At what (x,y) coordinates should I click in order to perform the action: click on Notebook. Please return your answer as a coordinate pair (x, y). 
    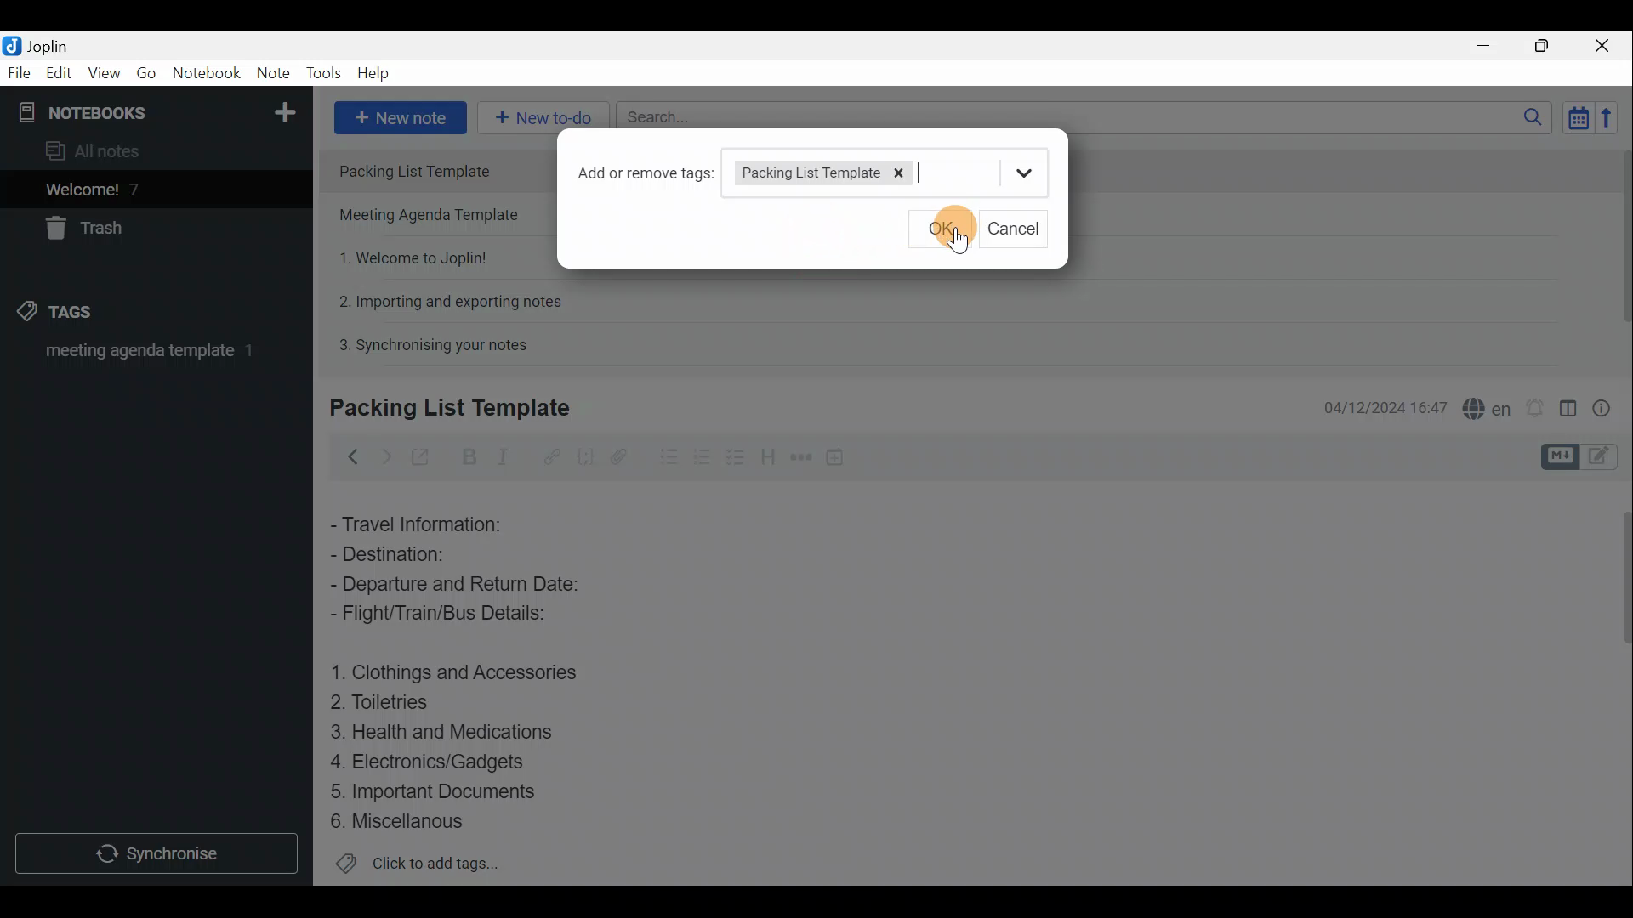
    Looking at the image, I should click on (154, 110).